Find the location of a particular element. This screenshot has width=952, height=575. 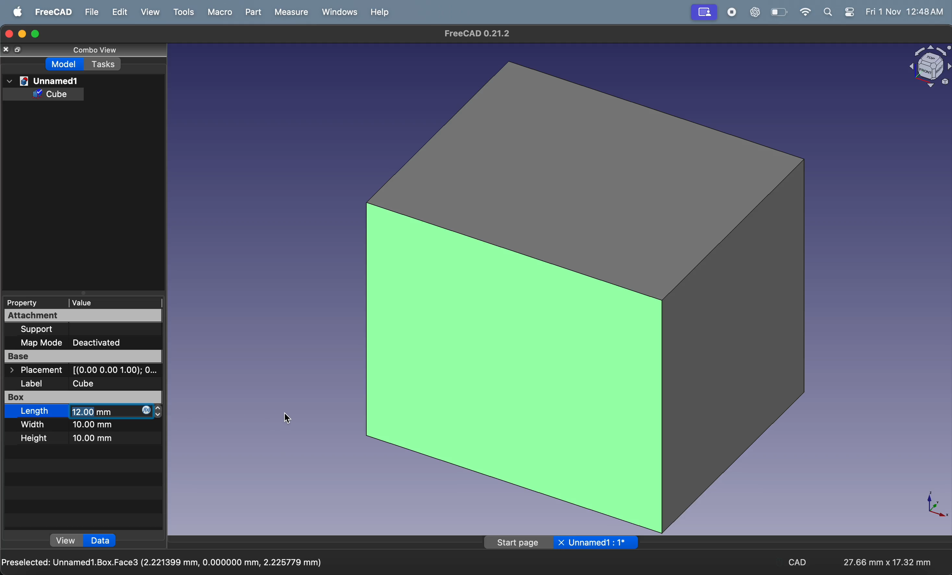

windows is located at coordinates (337, 12).